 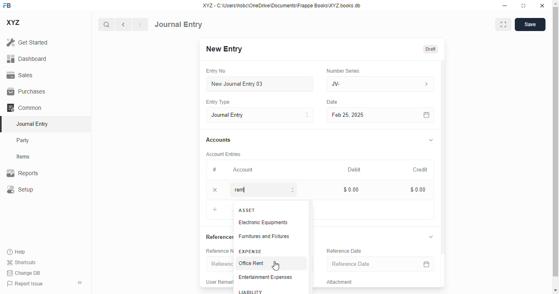 What do you see at coordinates (219, 102) in the screenshot?
I see `entry type` at bounding box center [219, 102].